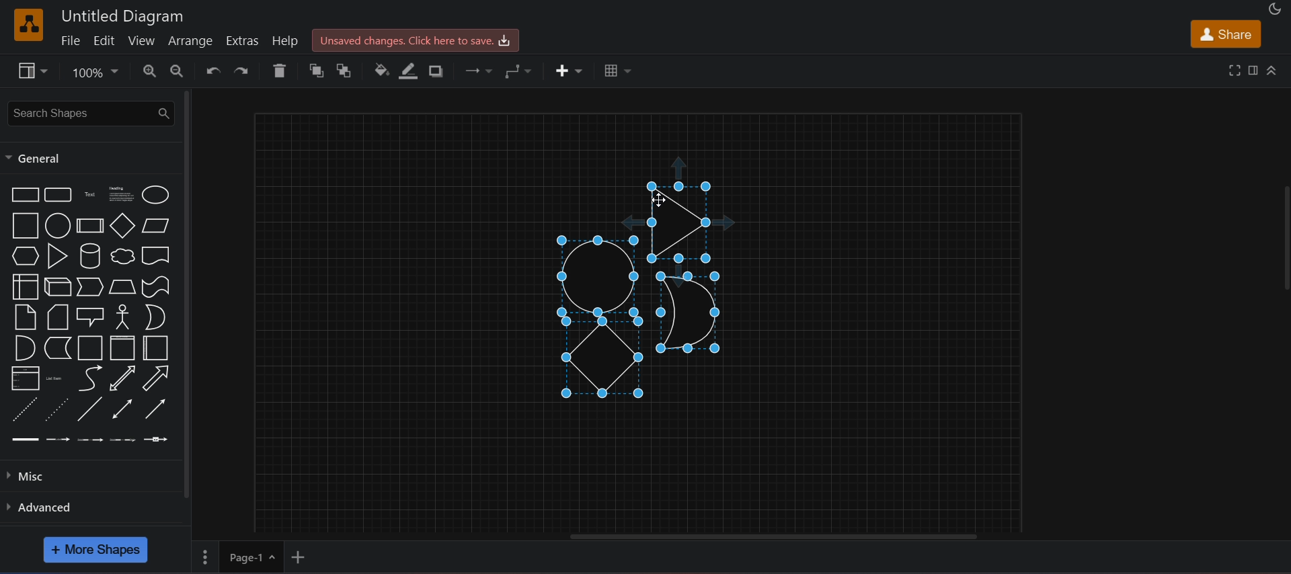 Image resolution: width=1291 pixels, height=574 pixels. I want to click on data storage, so click(58, 347).